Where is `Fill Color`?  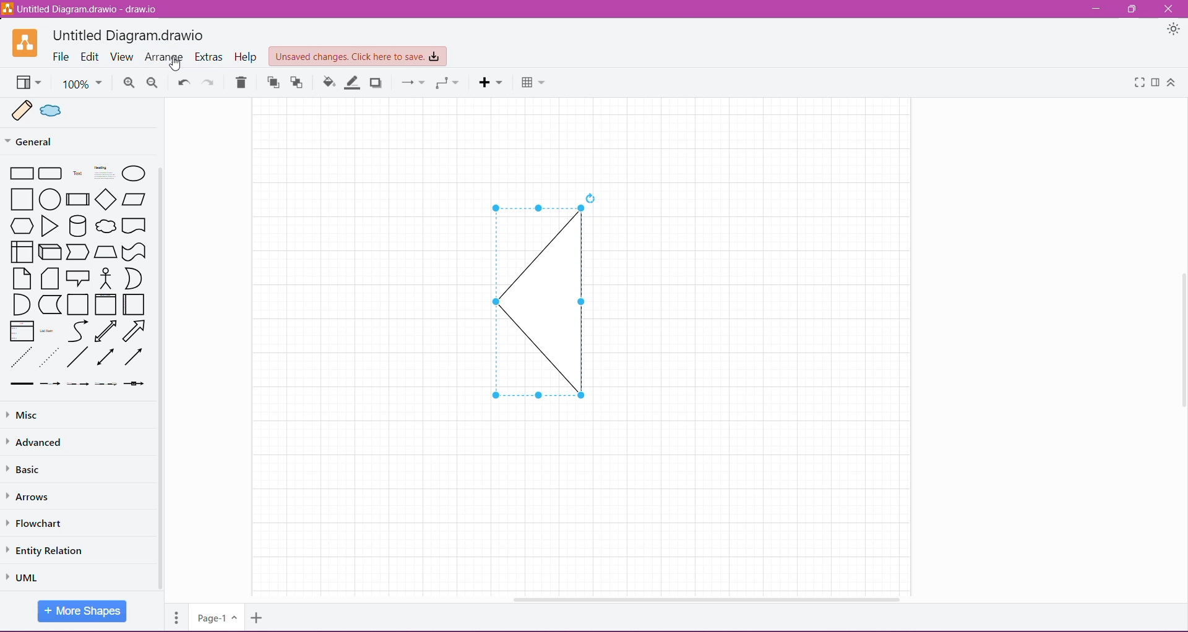 Fill Color is located at coordinates (327, 83).